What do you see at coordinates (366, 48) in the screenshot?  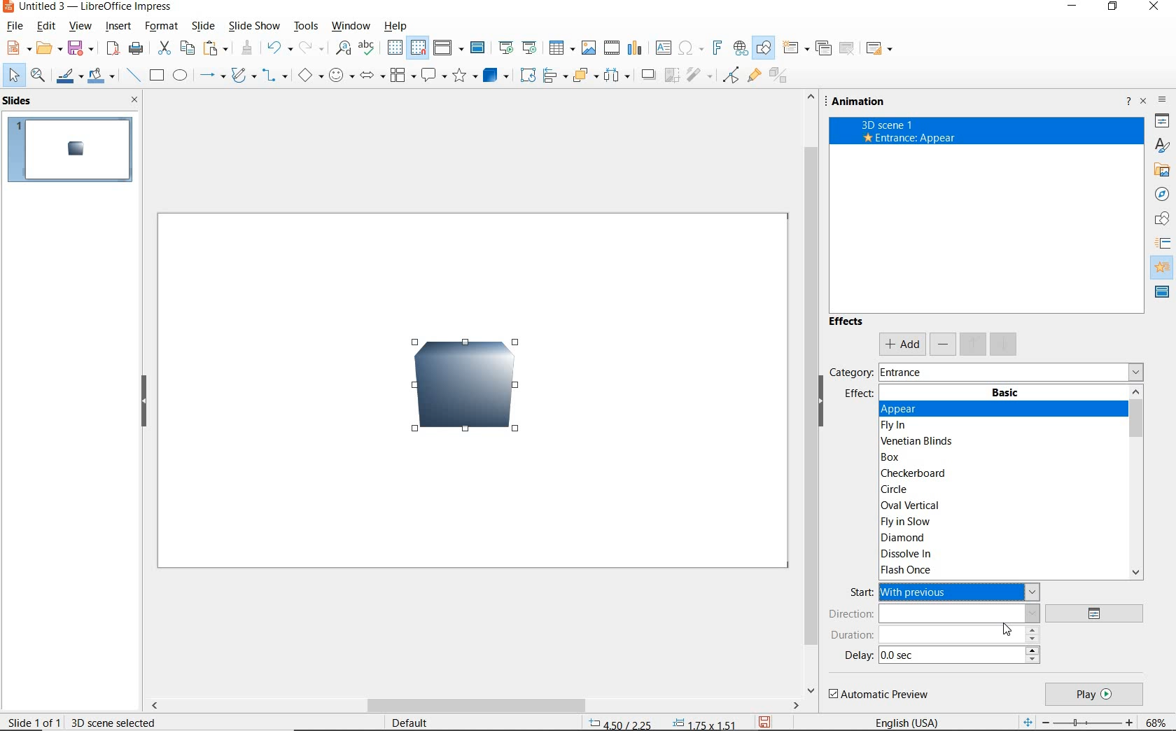 I see `spelling` at bounding box center [366, 48].